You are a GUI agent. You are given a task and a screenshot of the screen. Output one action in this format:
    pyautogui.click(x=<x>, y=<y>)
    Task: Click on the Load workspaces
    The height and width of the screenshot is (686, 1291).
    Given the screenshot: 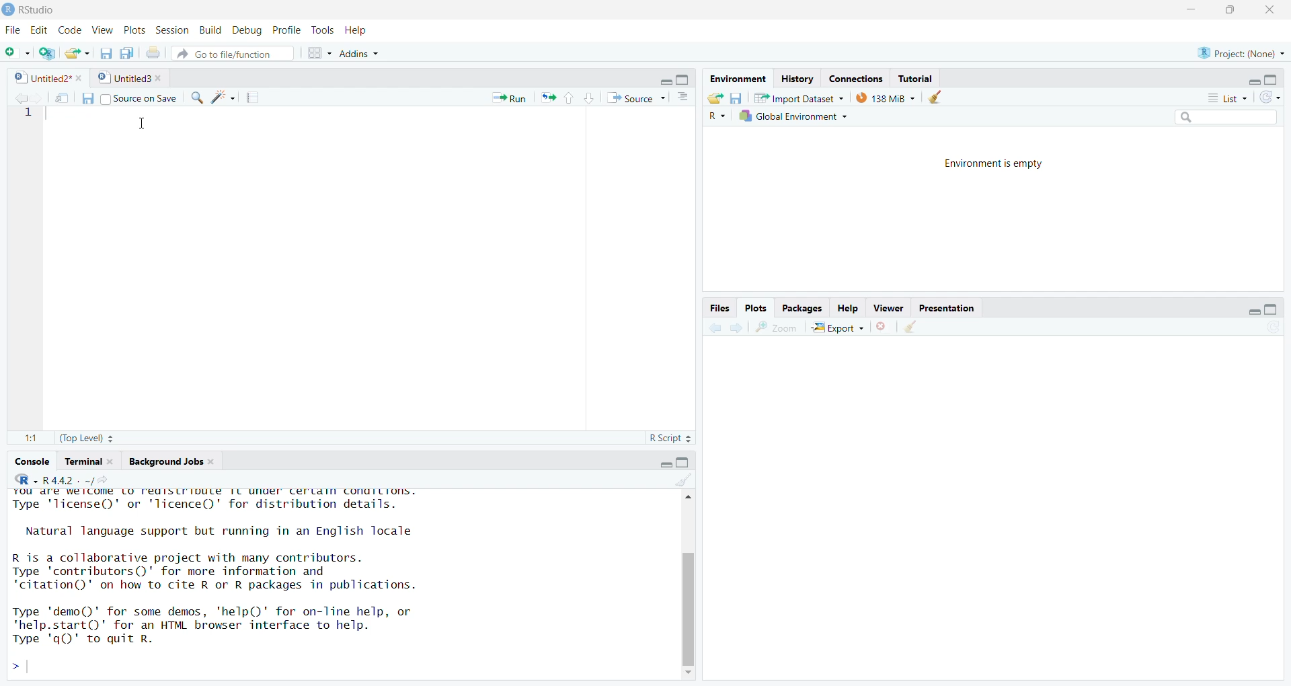 What is the action you would take?
    pyautogui.click(x=717, y=98)
    